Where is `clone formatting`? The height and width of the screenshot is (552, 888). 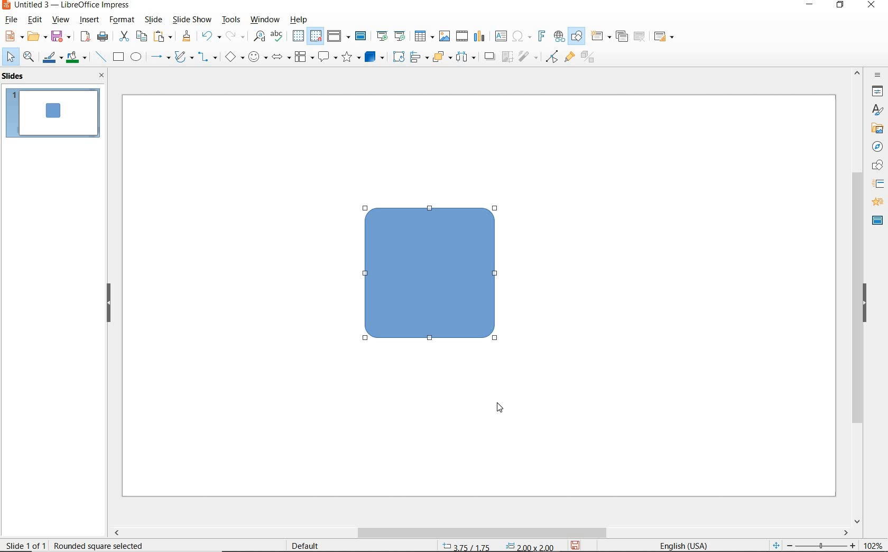
clone formatting is located at coordinates (186, 36).